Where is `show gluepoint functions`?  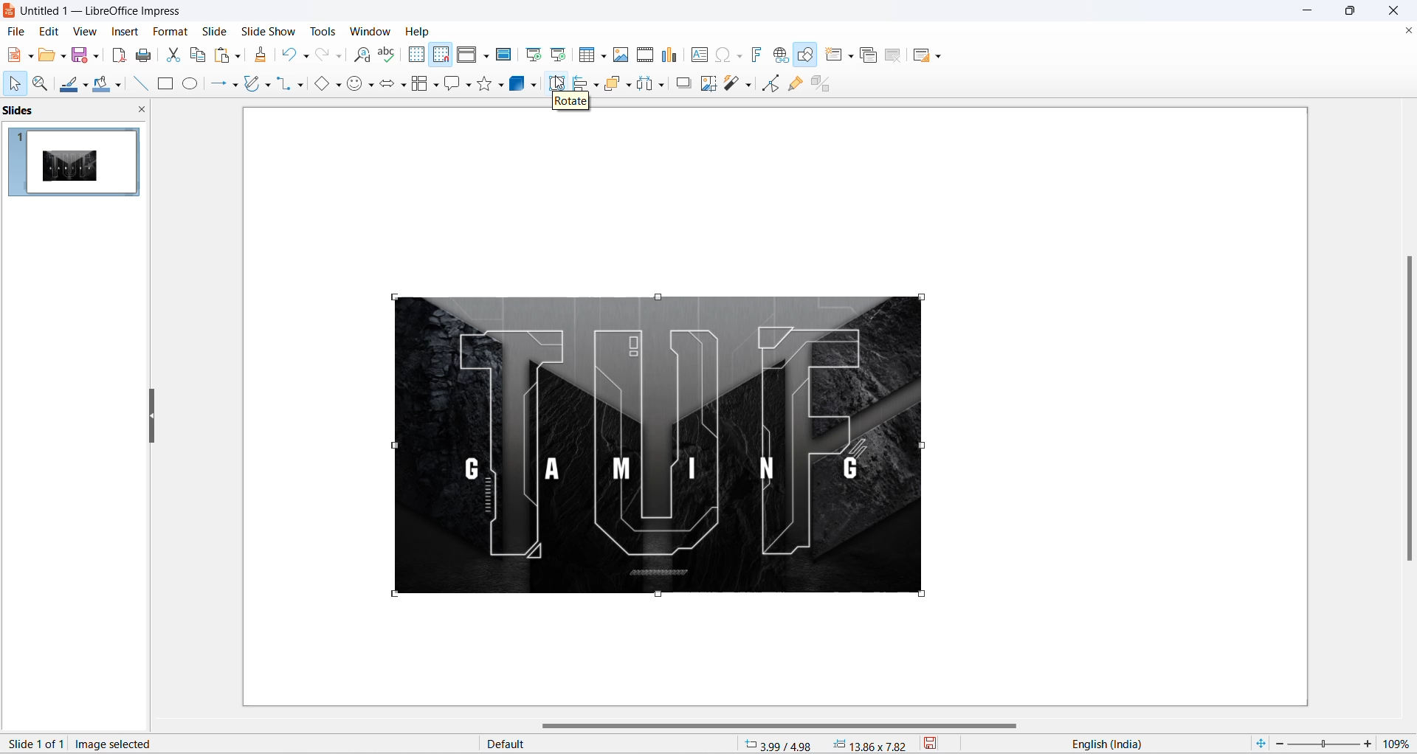
show gluepoint functions is located at coordinates (795, 83).